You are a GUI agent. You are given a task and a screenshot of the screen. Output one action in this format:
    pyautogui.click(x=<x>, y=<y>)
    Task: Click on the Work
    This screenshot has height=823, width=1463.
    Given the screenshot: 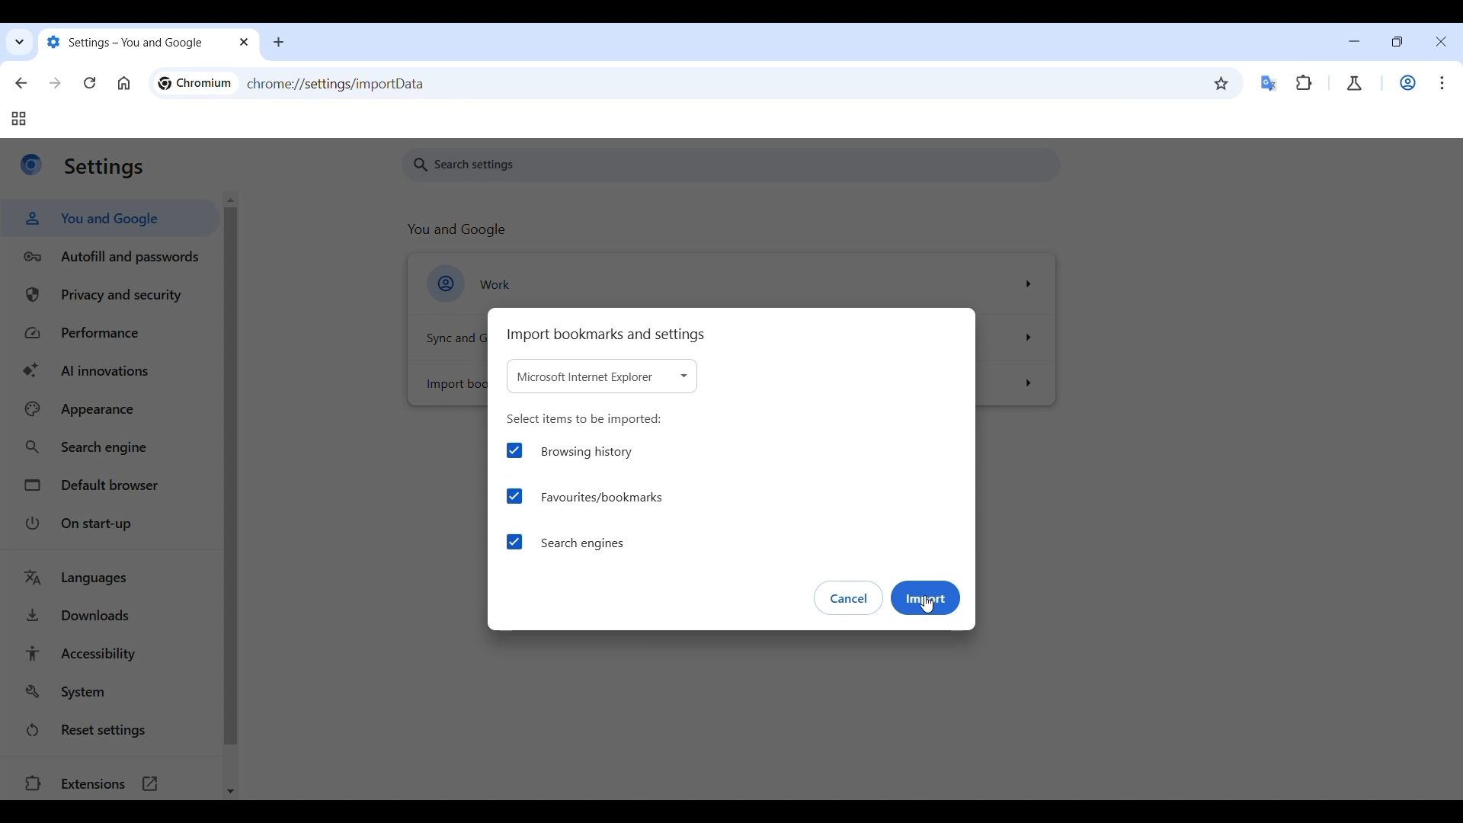 What is the action you would take?
    pyautogui.click(x=731, y=283)
    